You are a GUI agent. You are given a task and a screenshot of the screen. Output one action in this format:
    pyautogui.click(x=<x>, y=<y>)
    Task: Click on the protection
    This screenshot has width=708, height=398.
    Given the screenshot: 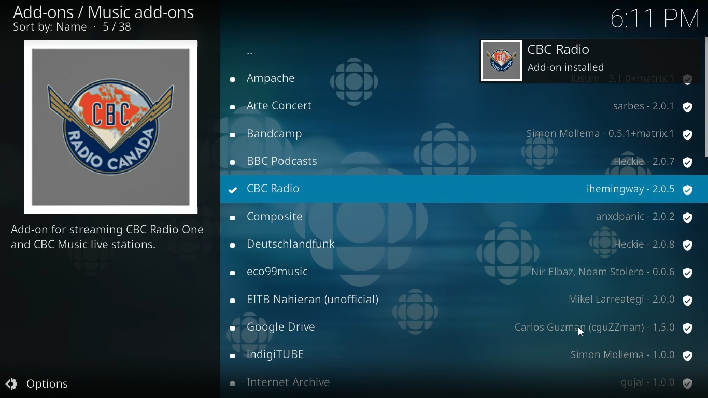 What is the action you would take?
    pyautogui.click(x=653, y=163)
    